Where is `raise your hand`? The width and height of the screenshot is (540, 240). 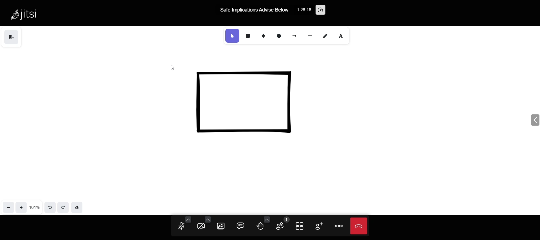 raise your hand is located at coordinates (260, 227).